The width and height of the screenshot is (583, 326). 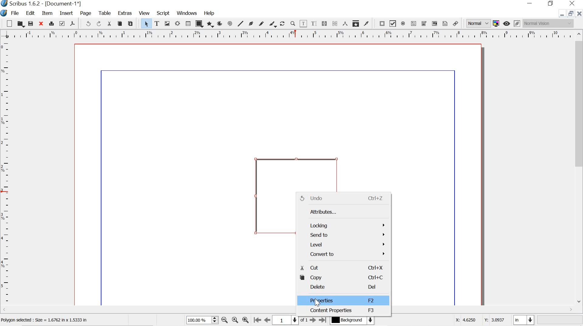 I want to click on text annotation, so click(x=445, y=23).